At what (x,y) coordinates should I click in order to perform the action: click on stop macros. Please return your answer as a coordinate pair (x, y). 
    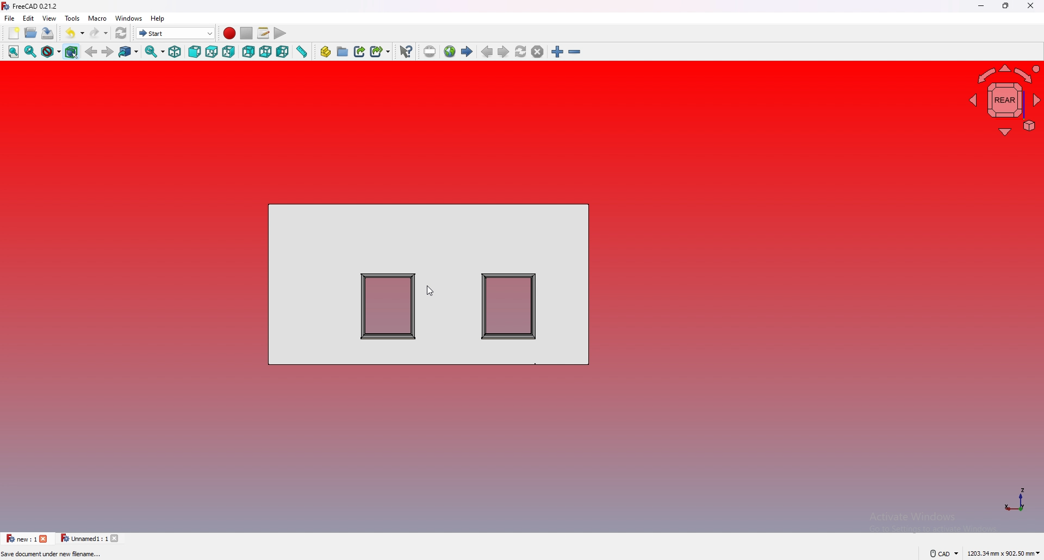
    Looking at the image, I should click on (246, 33).